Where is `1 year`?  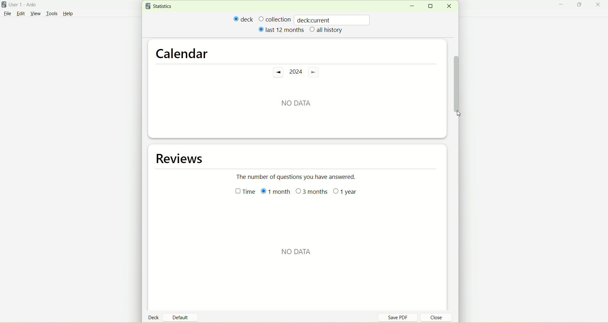
1 year is located at coordinates (345, 193).